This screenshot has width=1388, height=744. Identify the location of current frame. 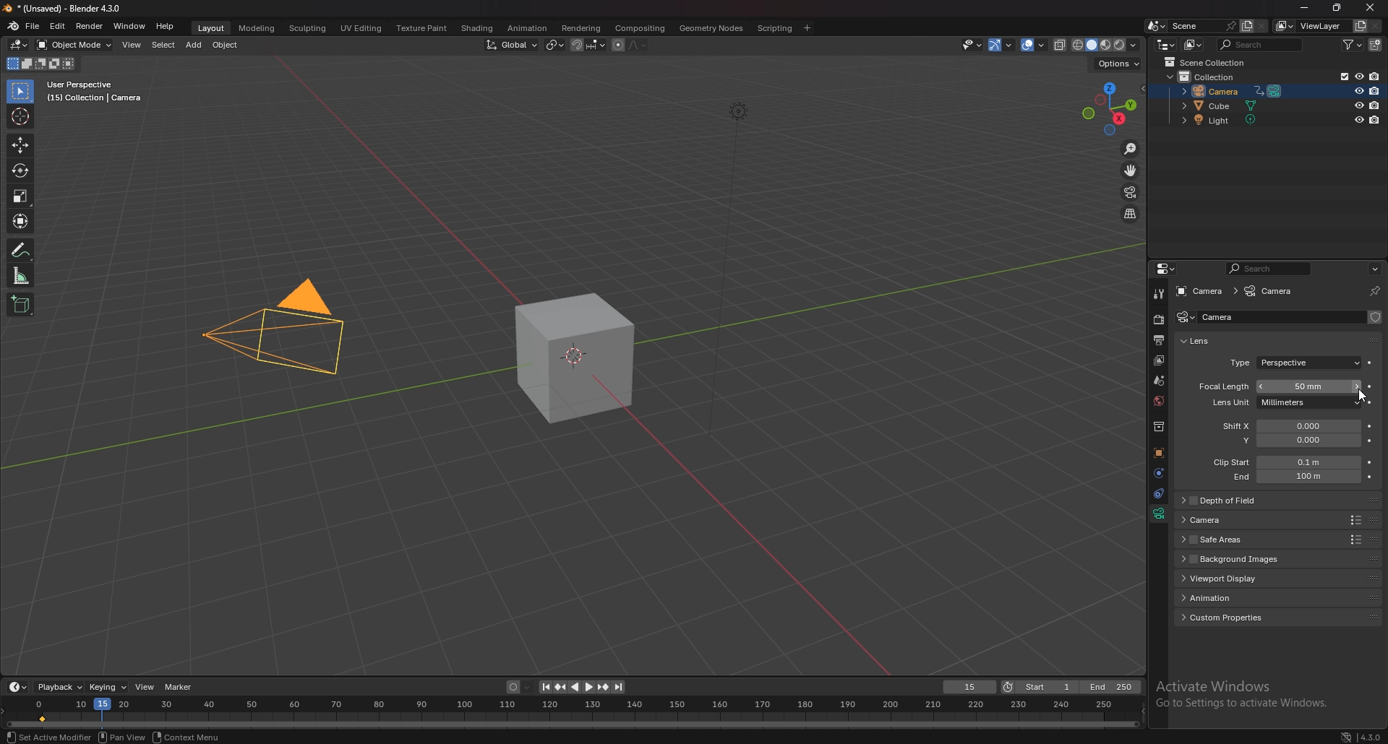
(969, 688).